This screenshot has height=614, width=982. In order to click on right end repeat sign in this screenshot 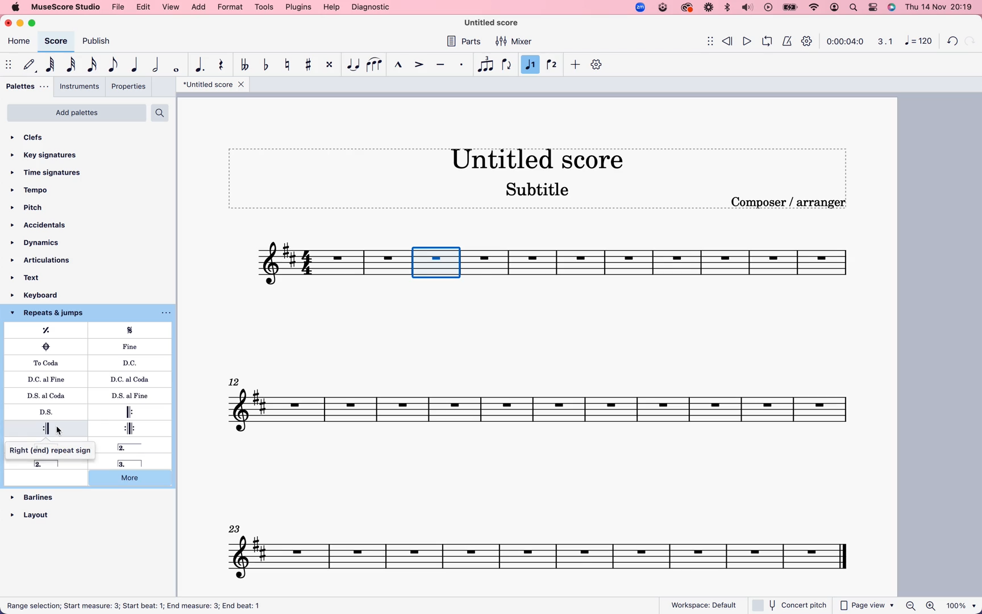, I will do `click(47, 428)`.